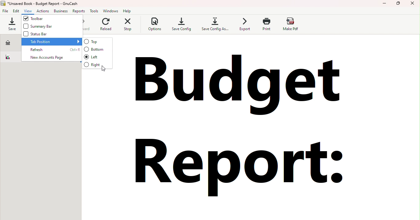 Image resolution: width=420 pixels, height=220 pixels. I want to click on Windows, so click(111, 12).